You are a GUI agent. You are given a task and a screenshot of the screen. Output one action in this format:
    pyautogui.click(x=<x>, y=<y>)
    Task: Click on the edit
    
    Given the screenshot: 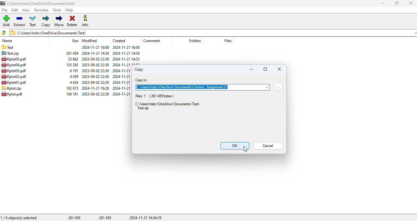 What is the action you would take?
    pyautogui.click(x=15, y=10)
    